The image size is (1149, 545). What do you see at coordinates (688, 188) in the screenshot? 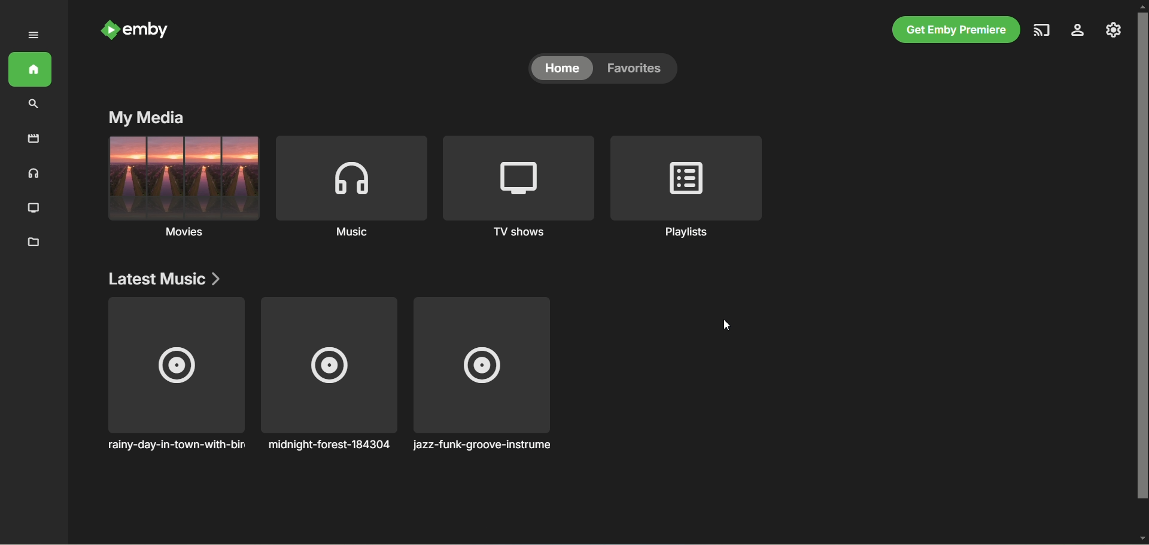
I see `playlists` at bounding box center [688, 188].